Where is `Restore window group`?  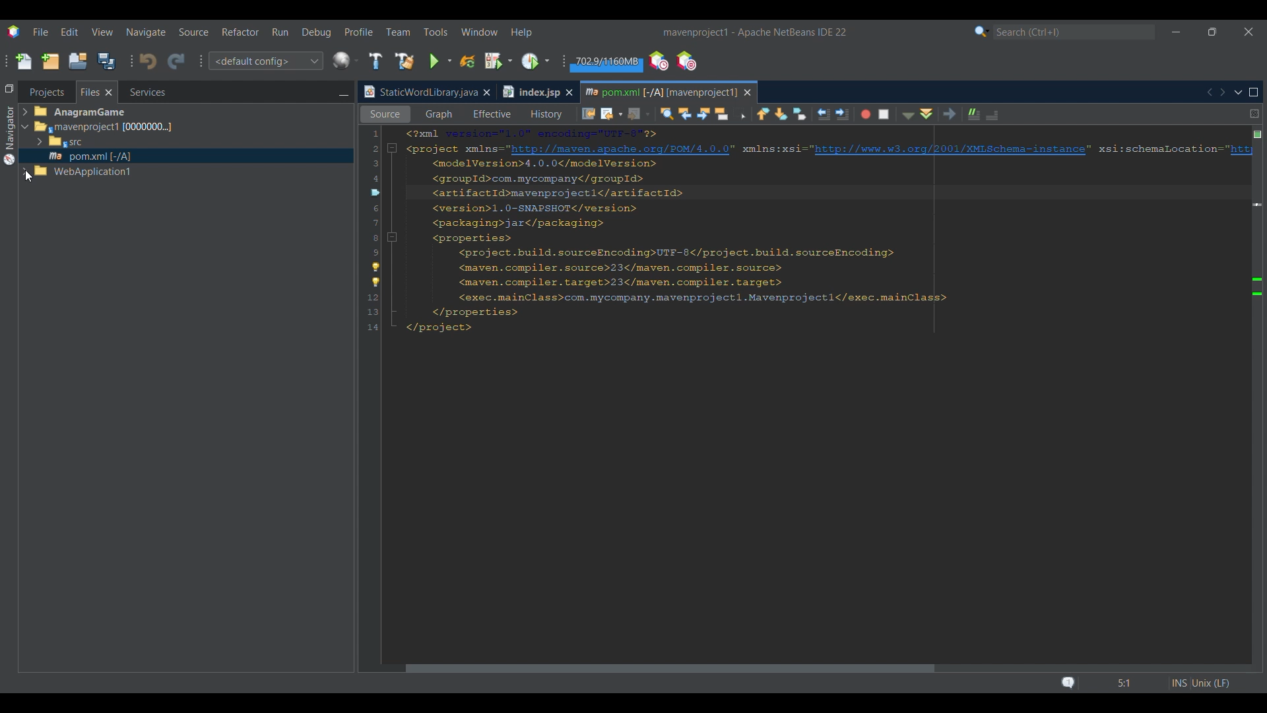
Restore window group is located at coordinates (9, 88).